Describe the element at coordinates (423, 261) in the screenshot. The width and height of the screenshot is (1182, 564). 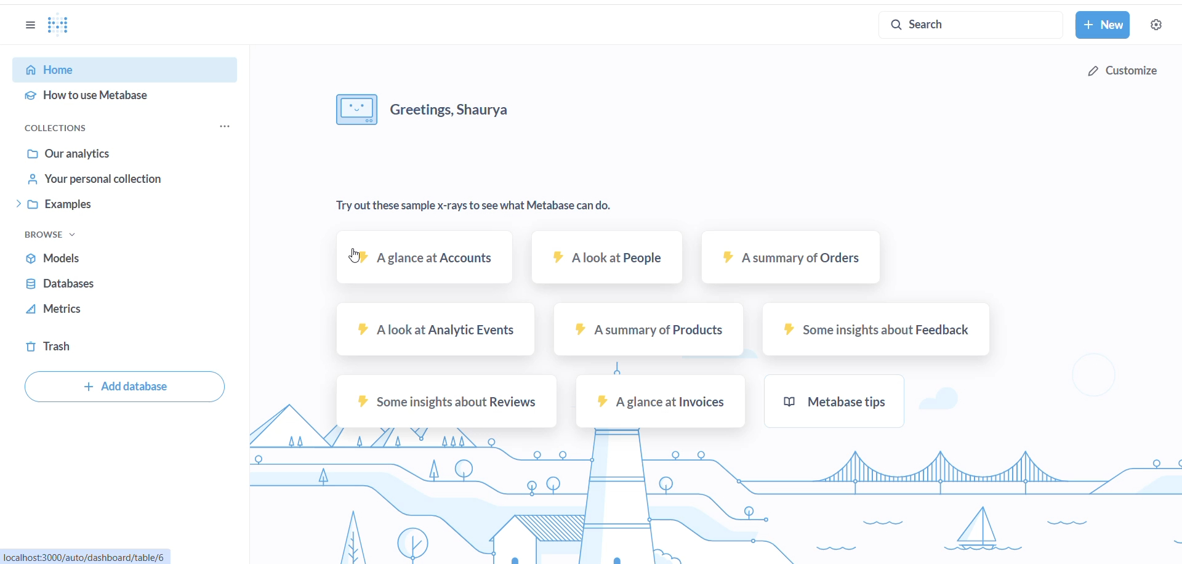
I see `A glance at account sample` at that location.